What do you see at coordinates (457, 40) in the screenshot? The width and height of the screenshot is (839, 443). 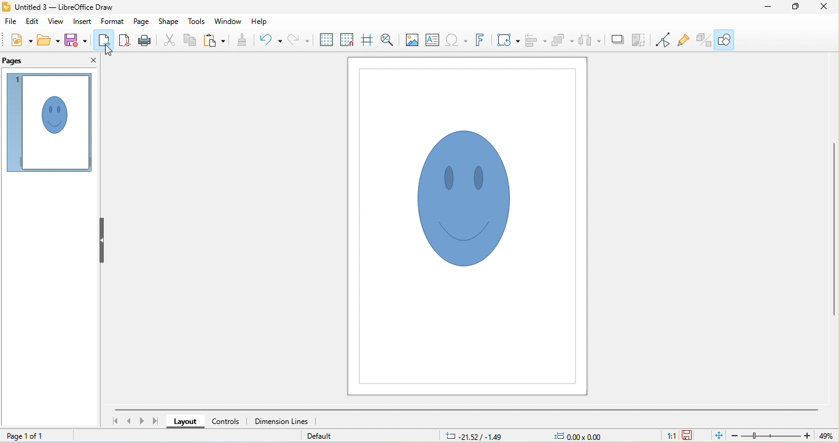 I see `insert special characters` at bounding box center [457, 40].